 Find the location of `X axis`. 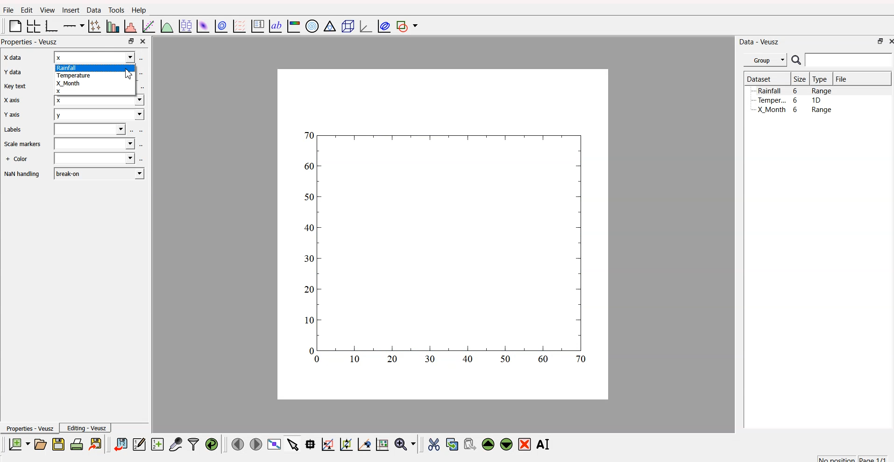

X axis is located at coordinates (13, 100).